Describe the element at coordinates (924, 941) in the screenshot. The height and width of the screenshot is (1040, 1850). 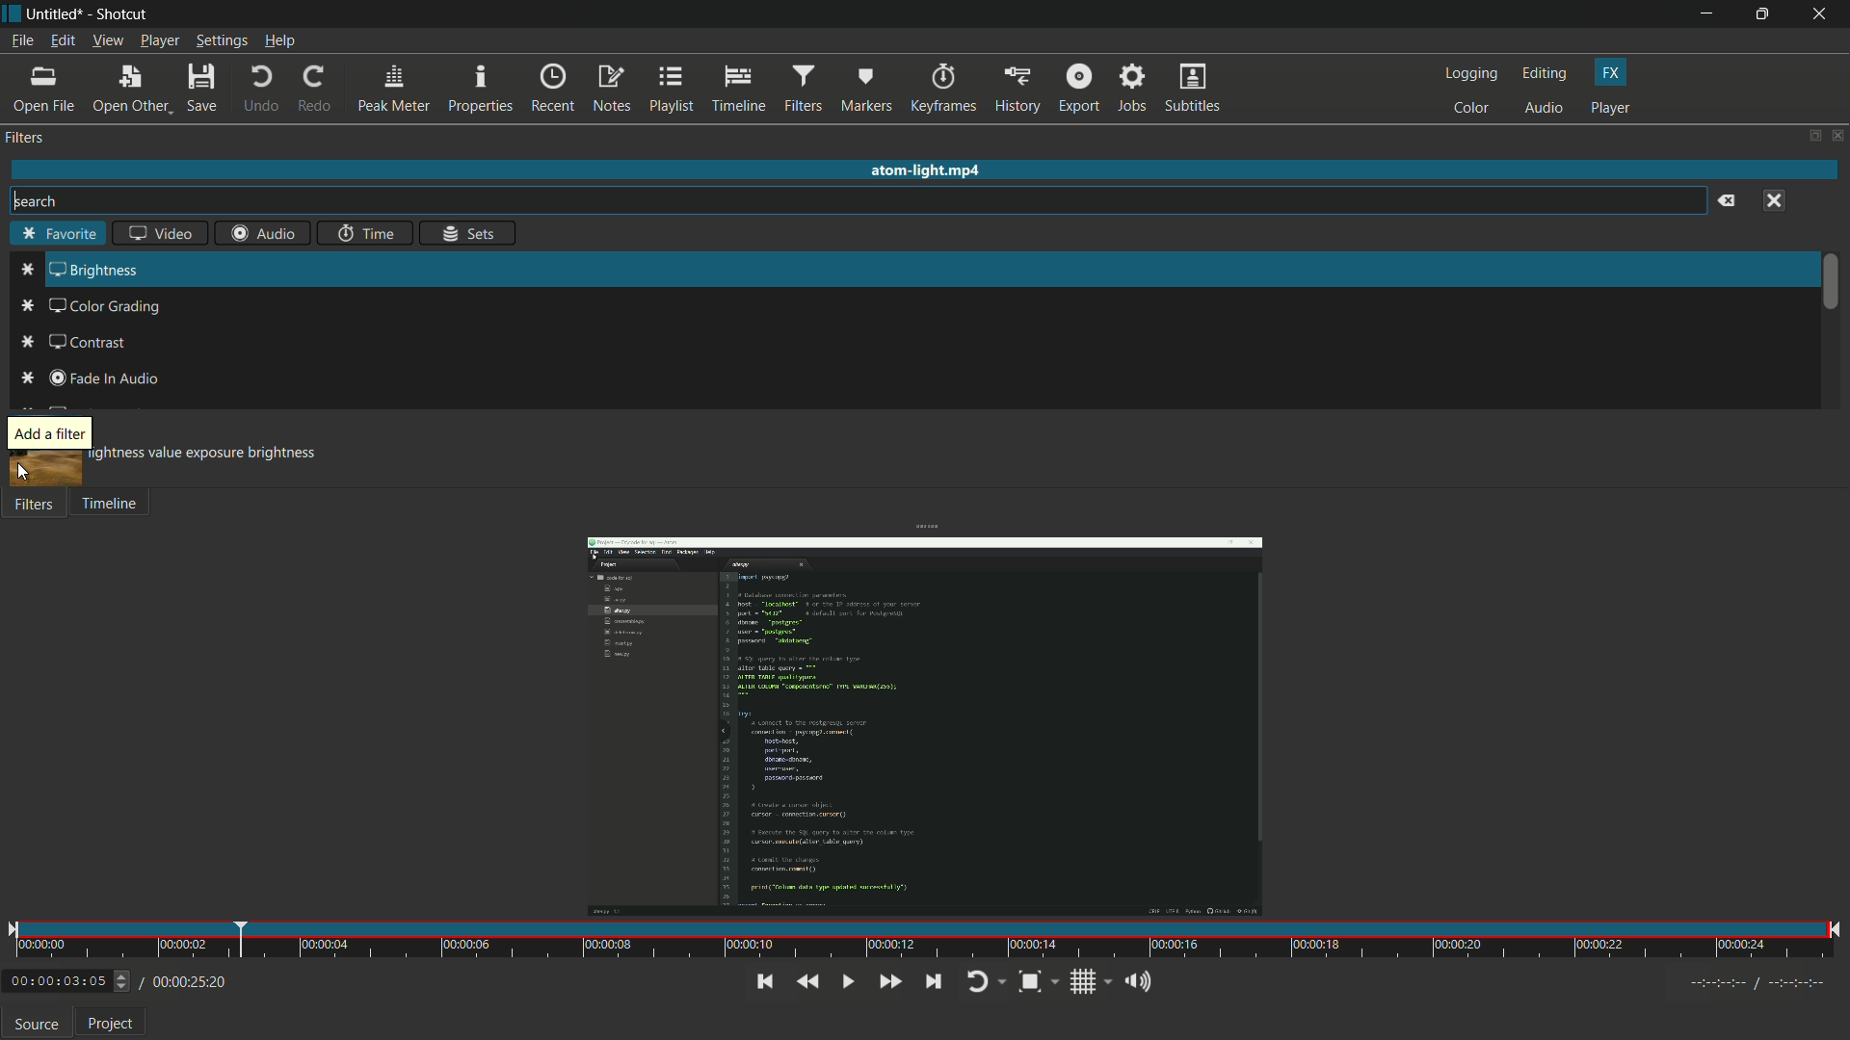
I see `time tracker` at that location.